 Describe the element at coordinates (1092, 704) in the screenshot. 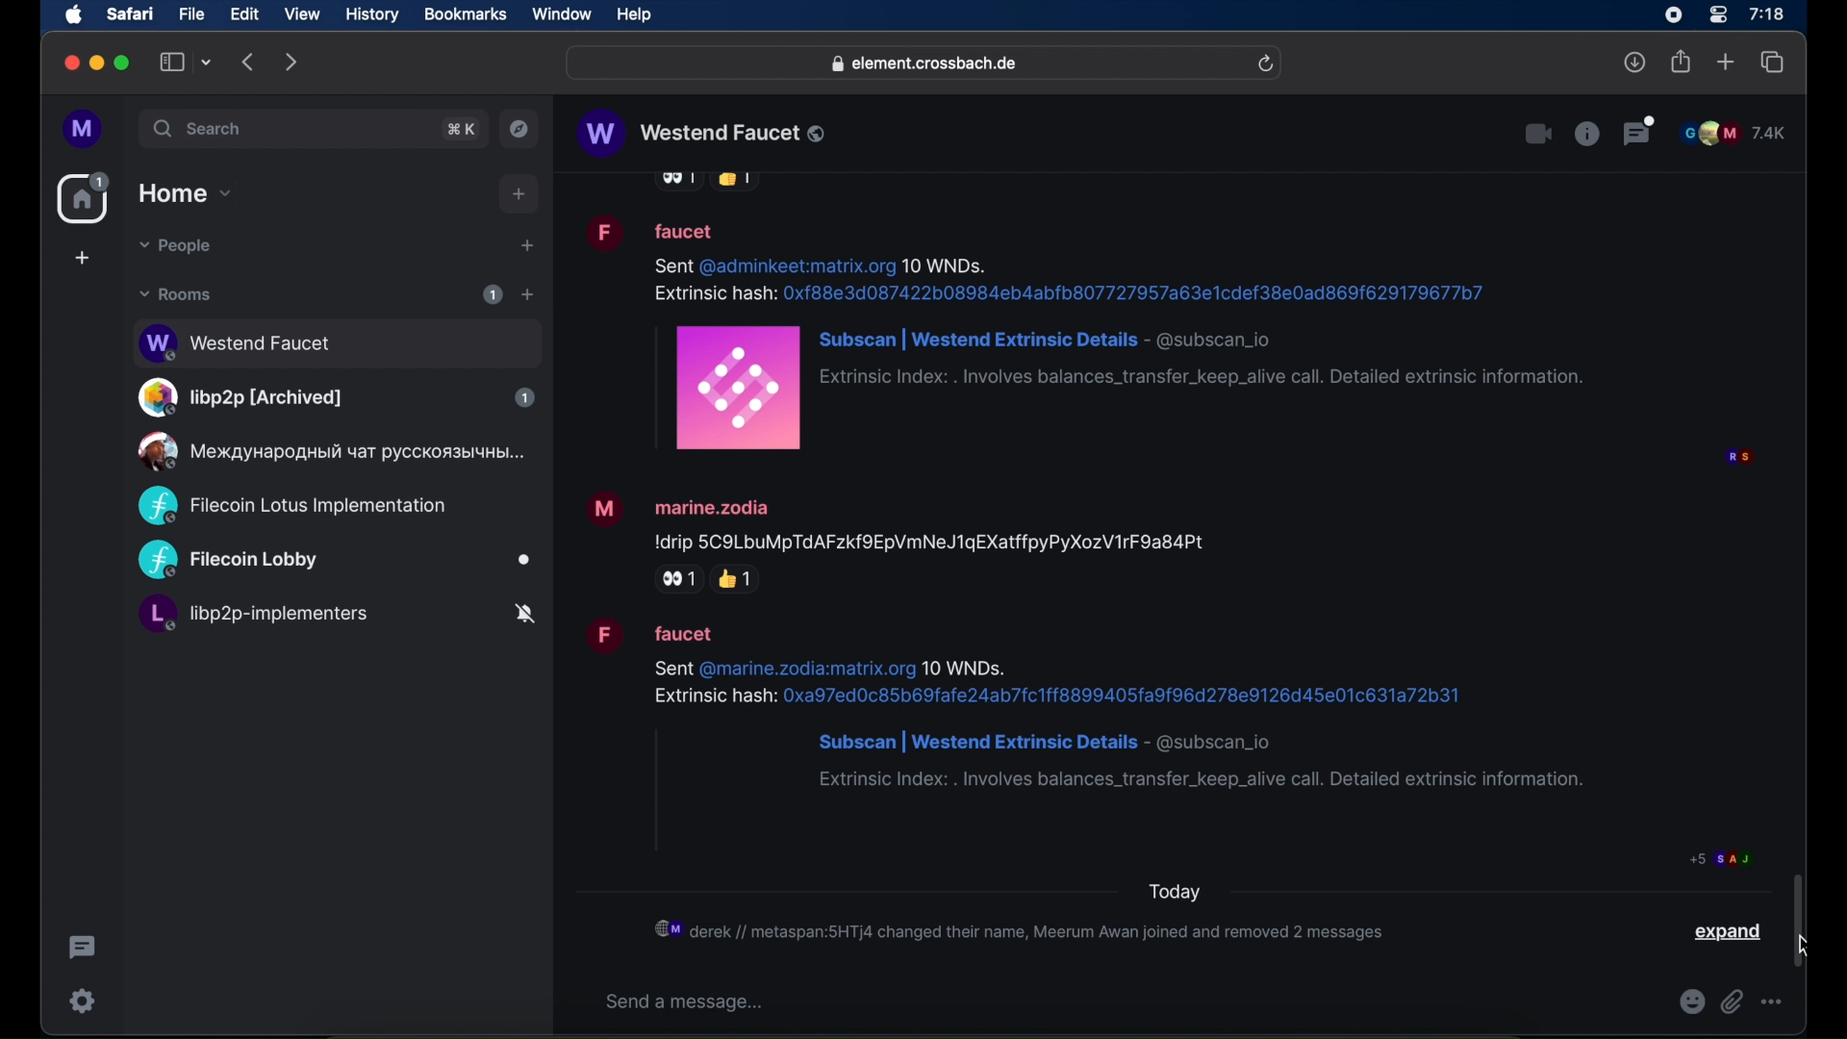

I see `message` at that location.